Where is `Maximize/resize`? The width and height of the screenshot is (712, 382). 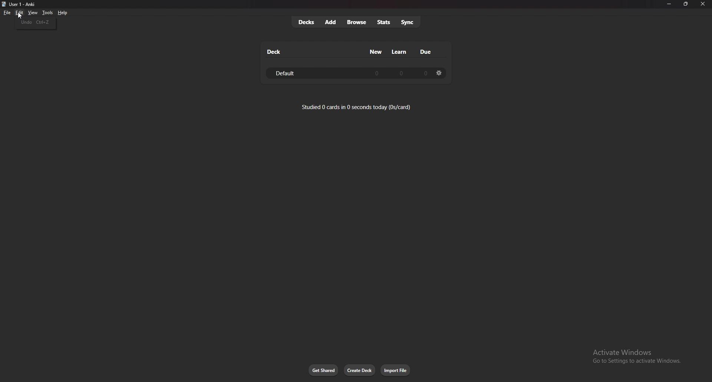
Maximize/resize is located at coordinates (685, 4).